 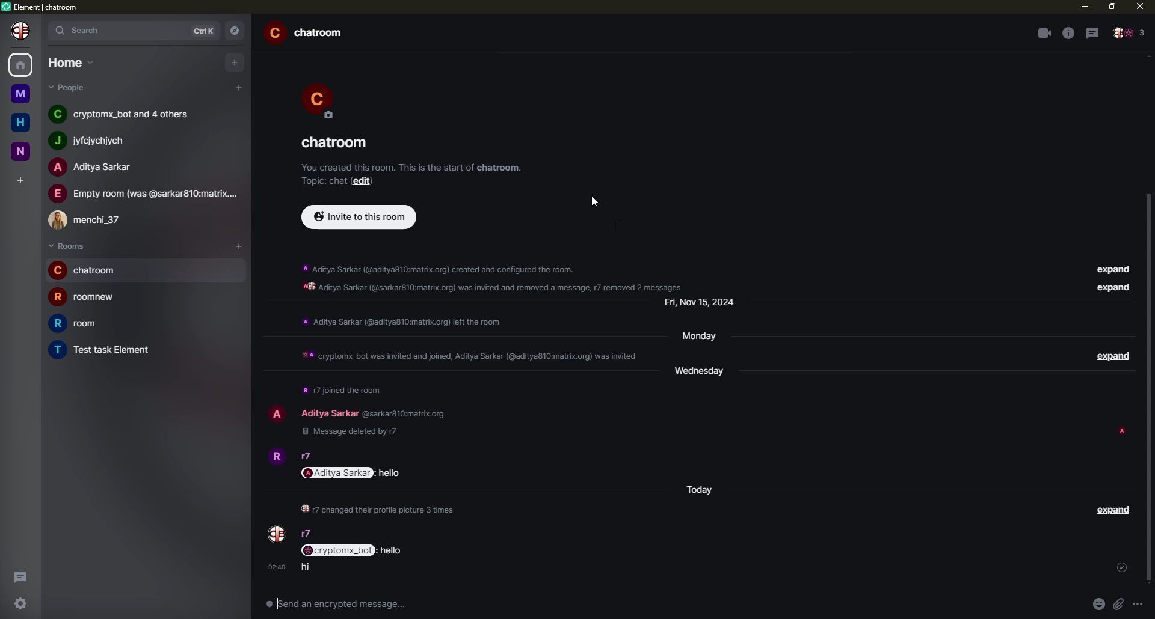 What do you see at coordinates (1098, 605) in the screenshot?
I see `emoji` at bounding box center [1098, 605].